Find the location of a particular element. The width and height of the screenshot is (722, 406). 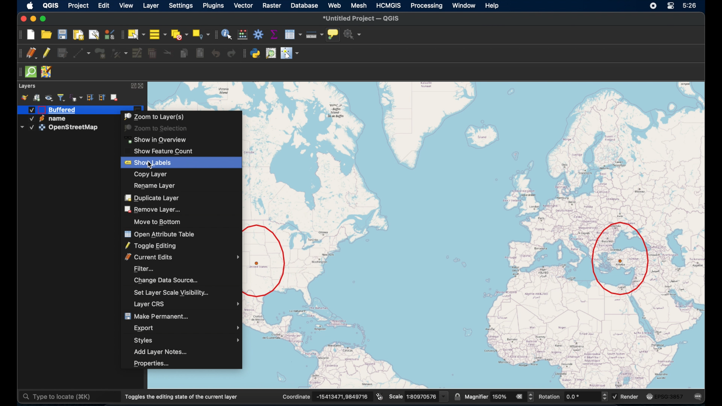

5:26 is located at coordinates (690, 5).